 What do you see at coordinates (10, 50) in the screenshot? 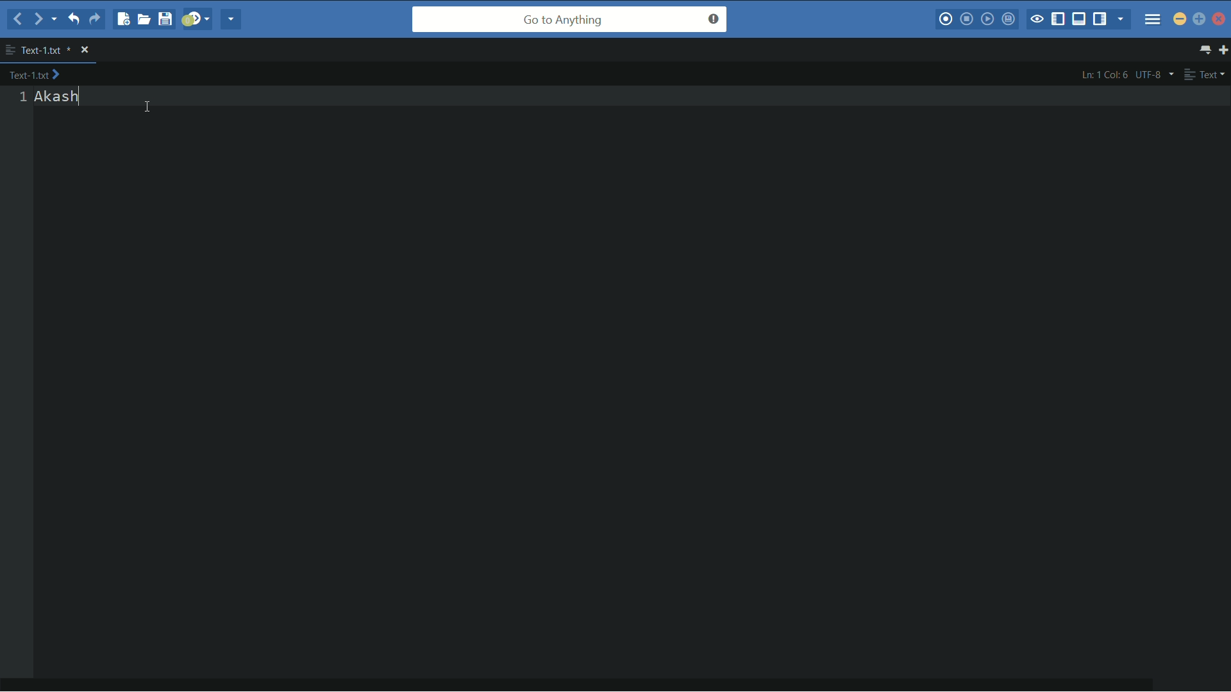
I see `more options` at bounding box center [10, 50].